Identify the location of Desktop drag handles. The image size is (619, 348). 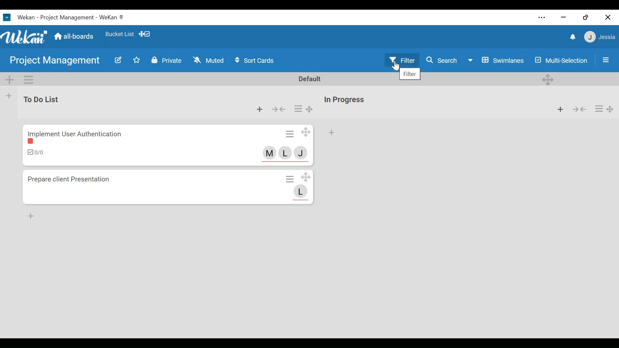
(308, 177).